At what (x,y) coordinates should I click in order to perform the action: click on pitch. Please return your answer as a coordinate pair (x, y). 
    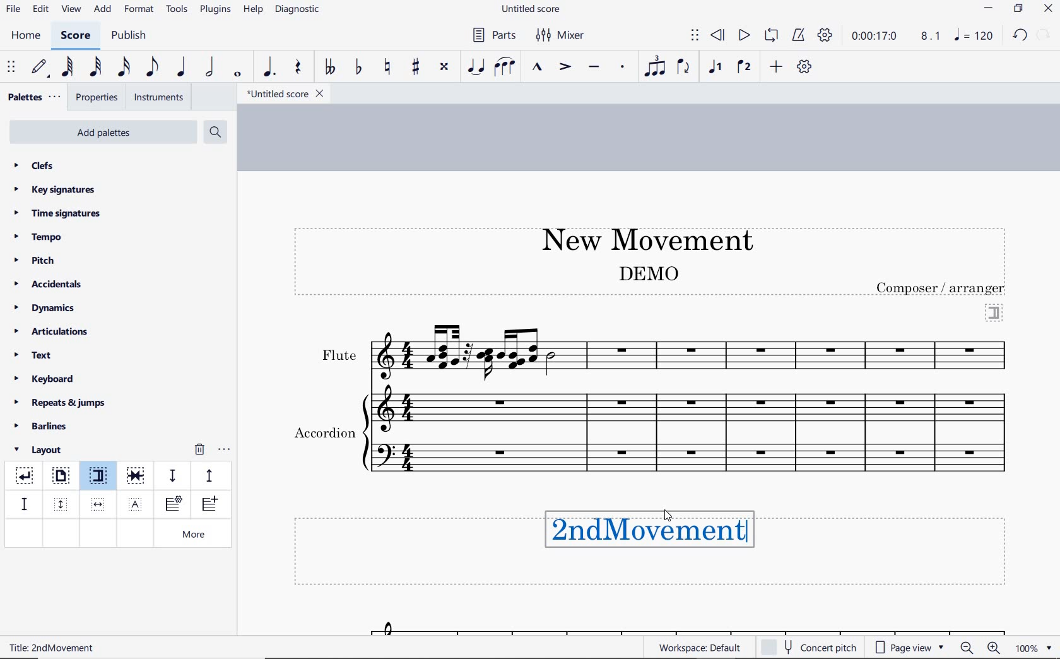
    Looking at the image, I should click on (39, 261).